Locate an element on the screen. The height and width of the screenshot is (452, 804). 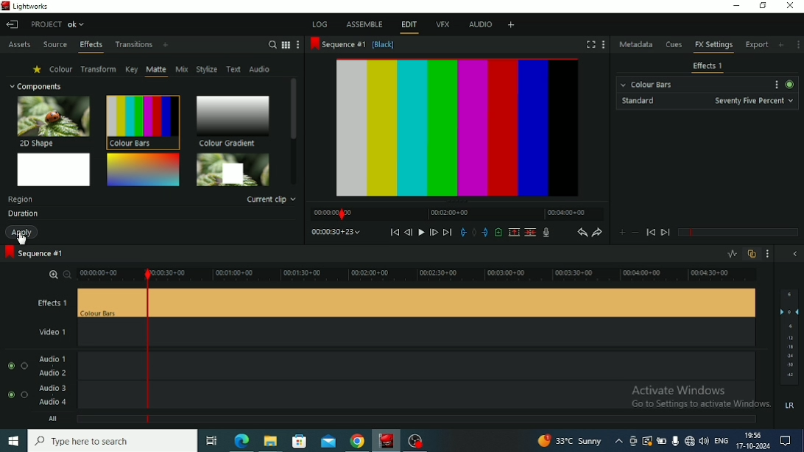
effects 1 is located at coordinates (462, 303).